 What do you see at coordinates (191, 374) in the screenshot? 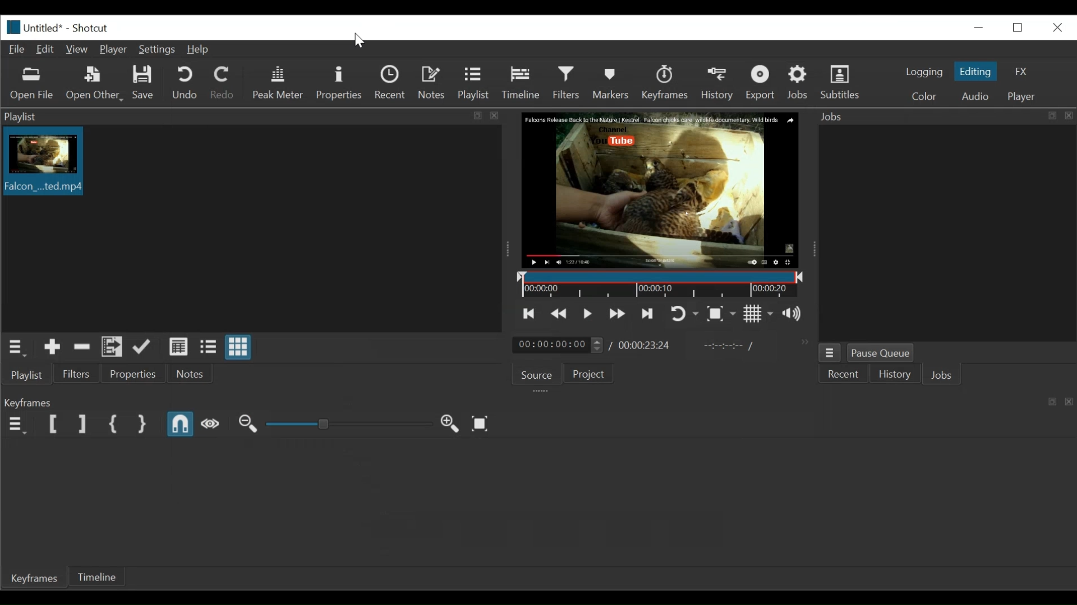
I see `Notes` at bounding box center [191, 374].